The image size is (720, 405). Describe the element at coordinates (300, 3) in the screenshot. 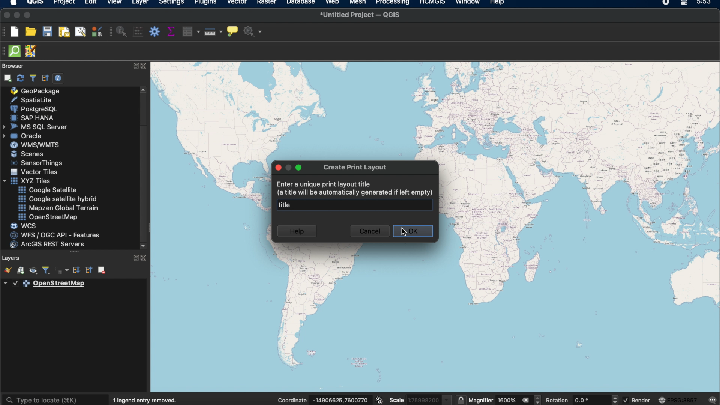

I see `database` at that location.